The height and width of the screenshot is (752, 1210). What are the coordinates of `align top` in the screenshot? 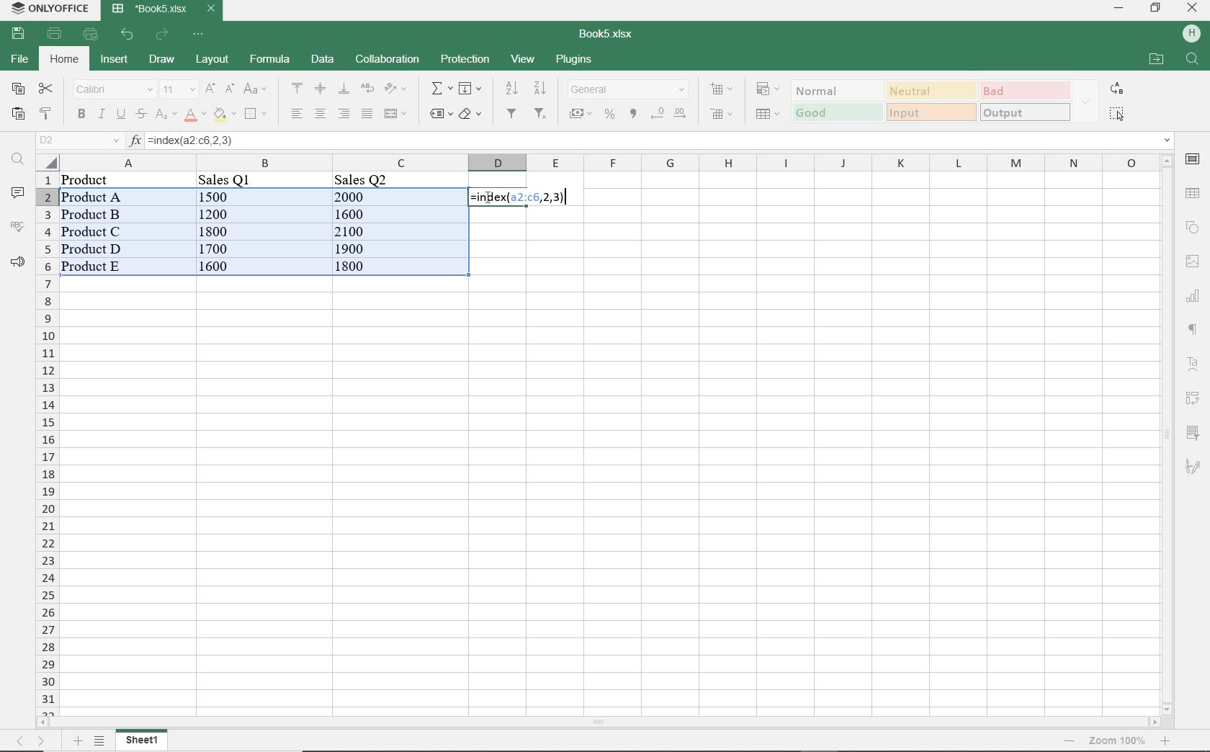 It's located at (295, 89).